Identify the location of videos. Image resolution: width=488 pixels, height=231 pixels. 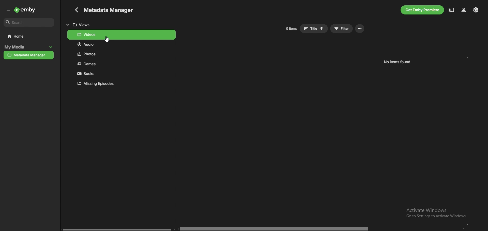
(120, 35).